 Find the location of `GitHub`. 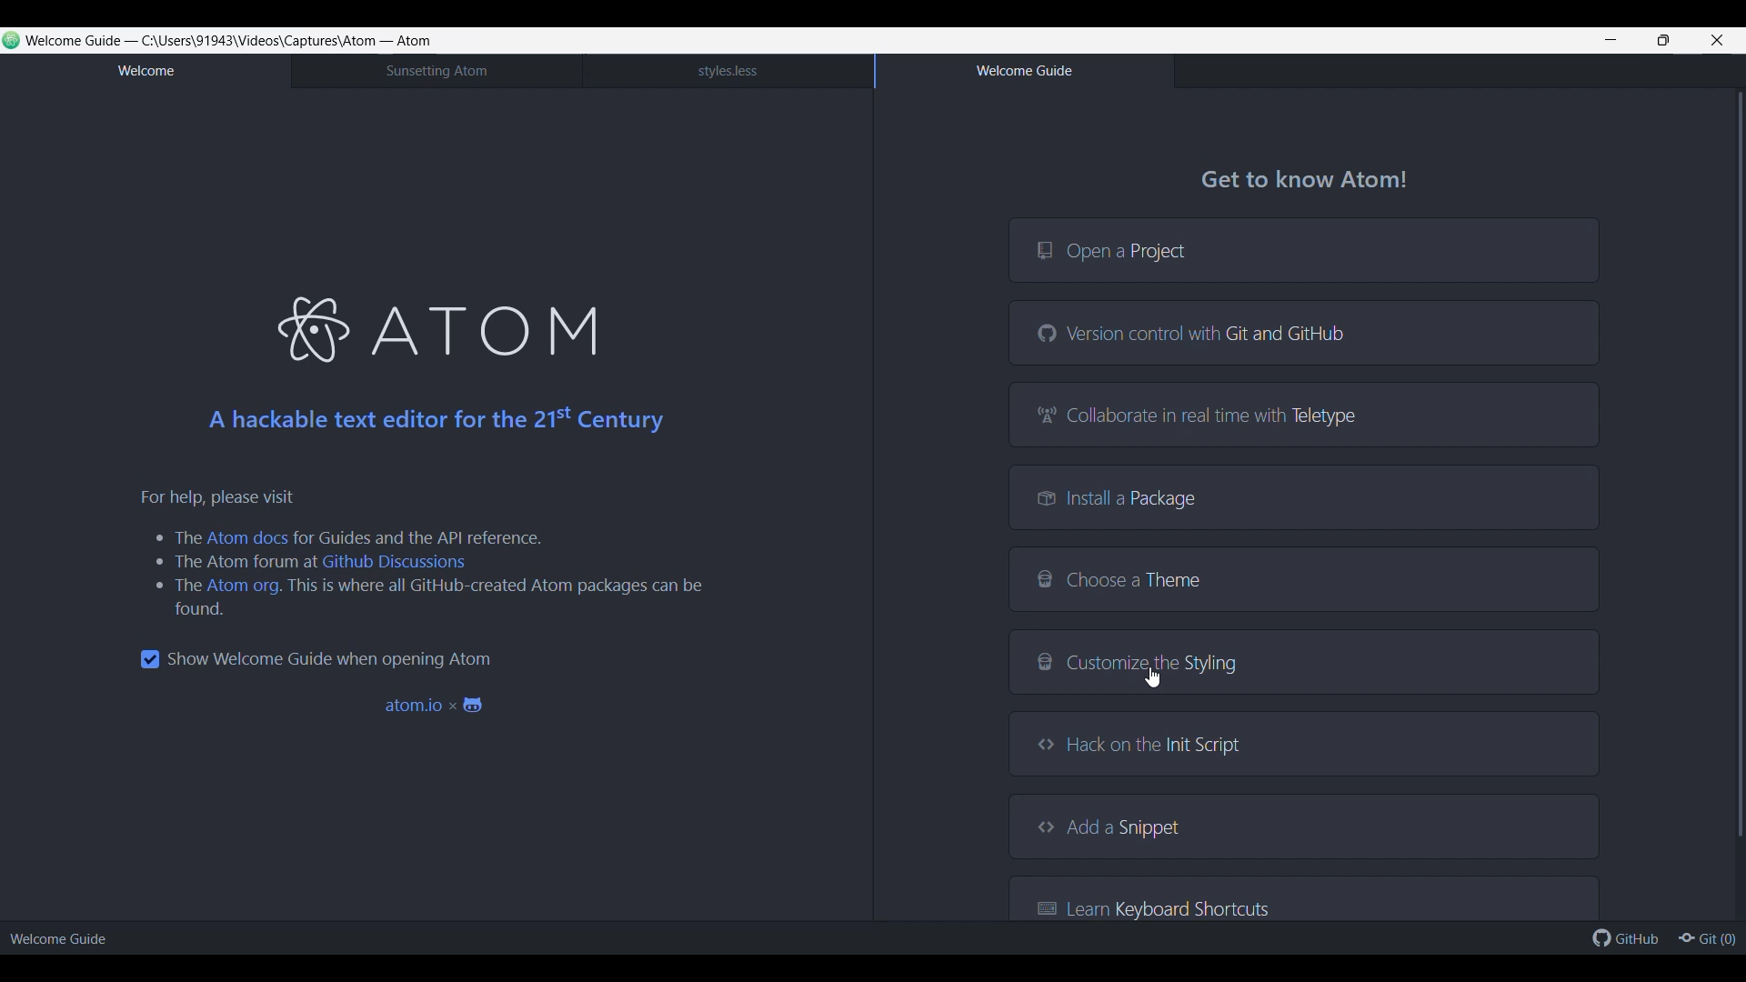

GitHub is located at coordinates (1625, 937).